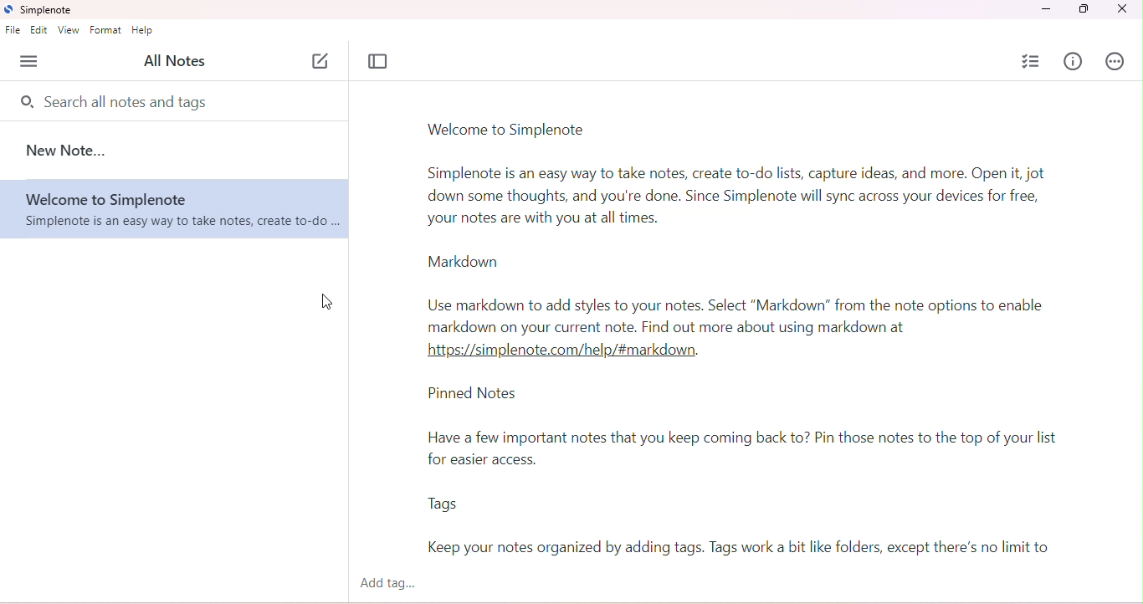  What do you see at coordinates (751, 450) in the screenshot?
I see `text on pinned notes` at bounding box center [751, 450].